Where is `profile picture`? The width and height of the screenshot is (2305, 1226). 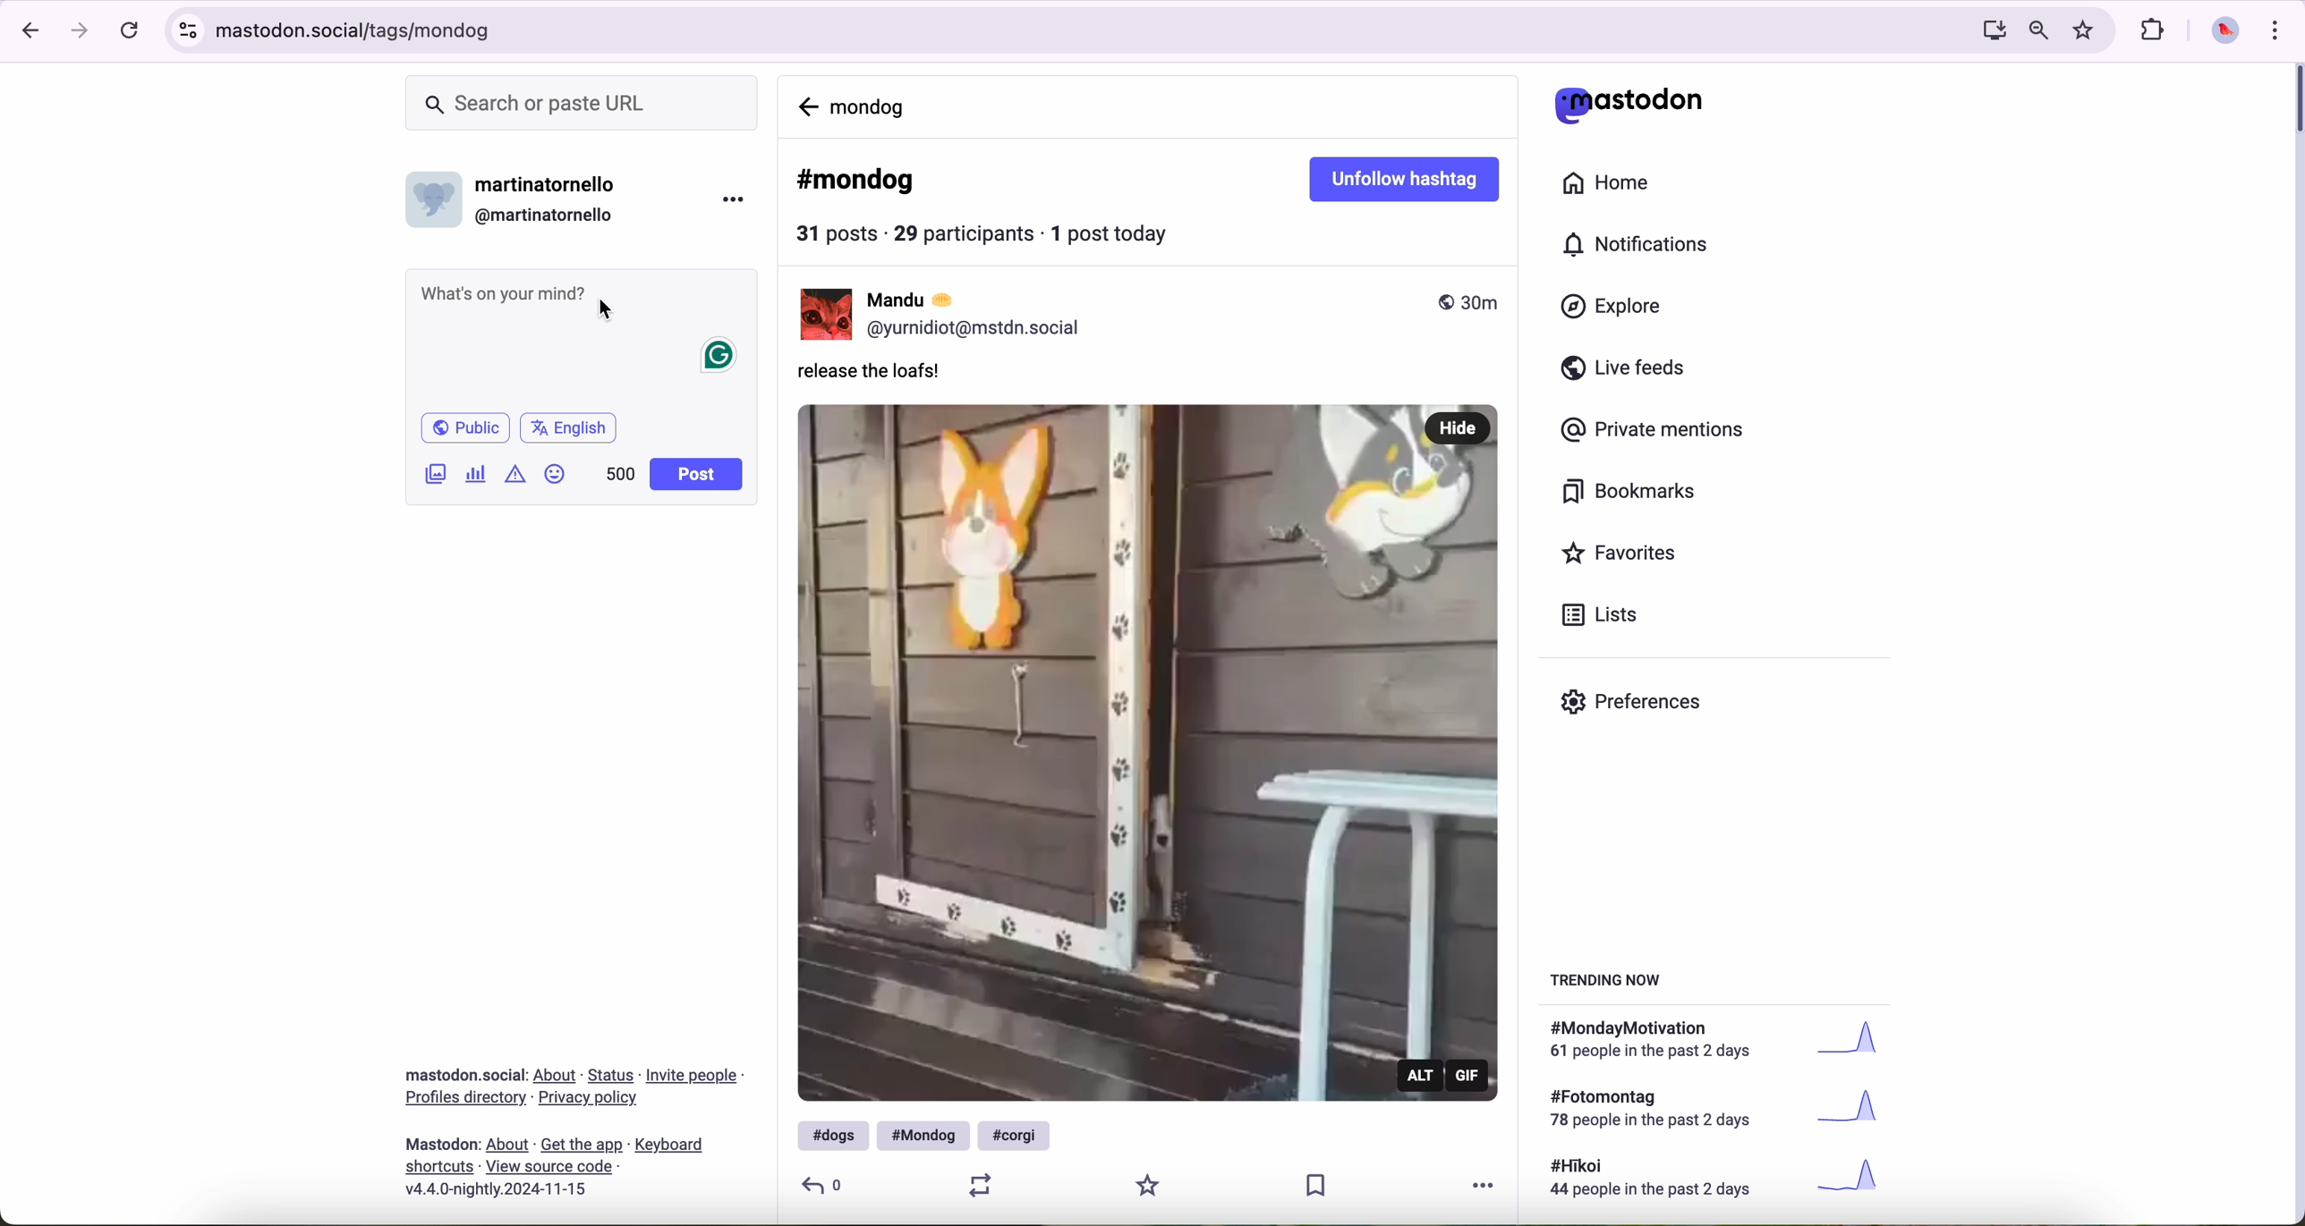
profile picture is located at coordinates (2225, 33).